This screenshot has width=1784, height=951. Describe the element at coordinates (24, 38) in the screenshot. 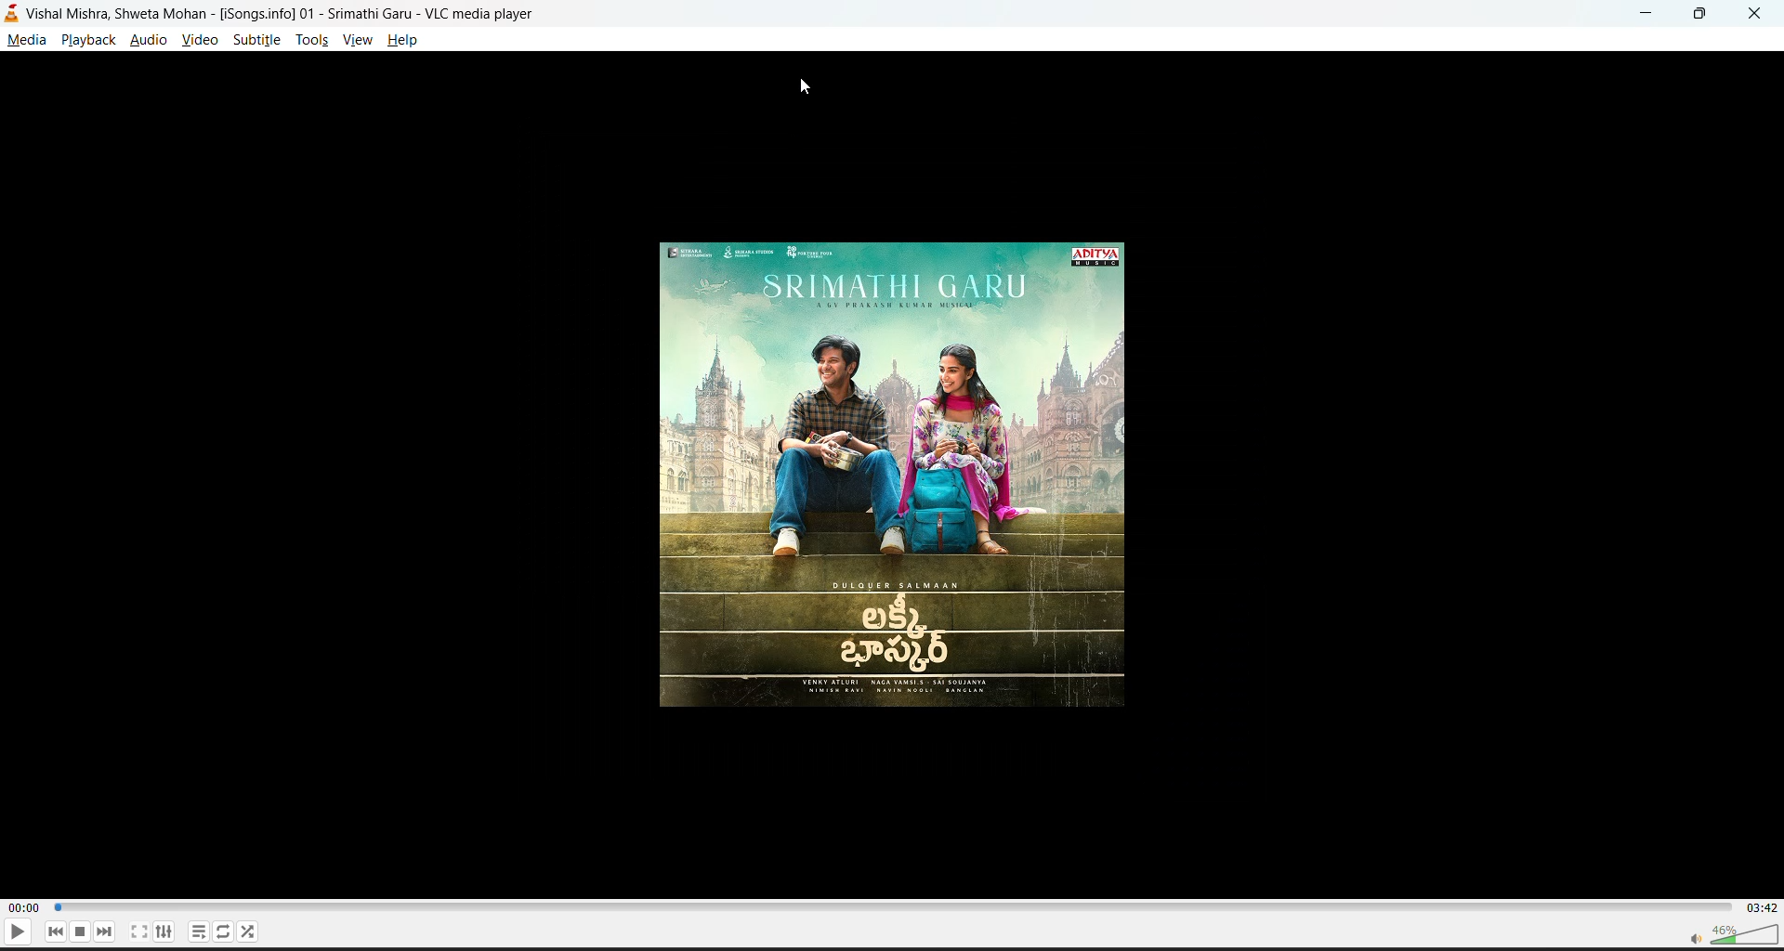

I see `media` at that location.